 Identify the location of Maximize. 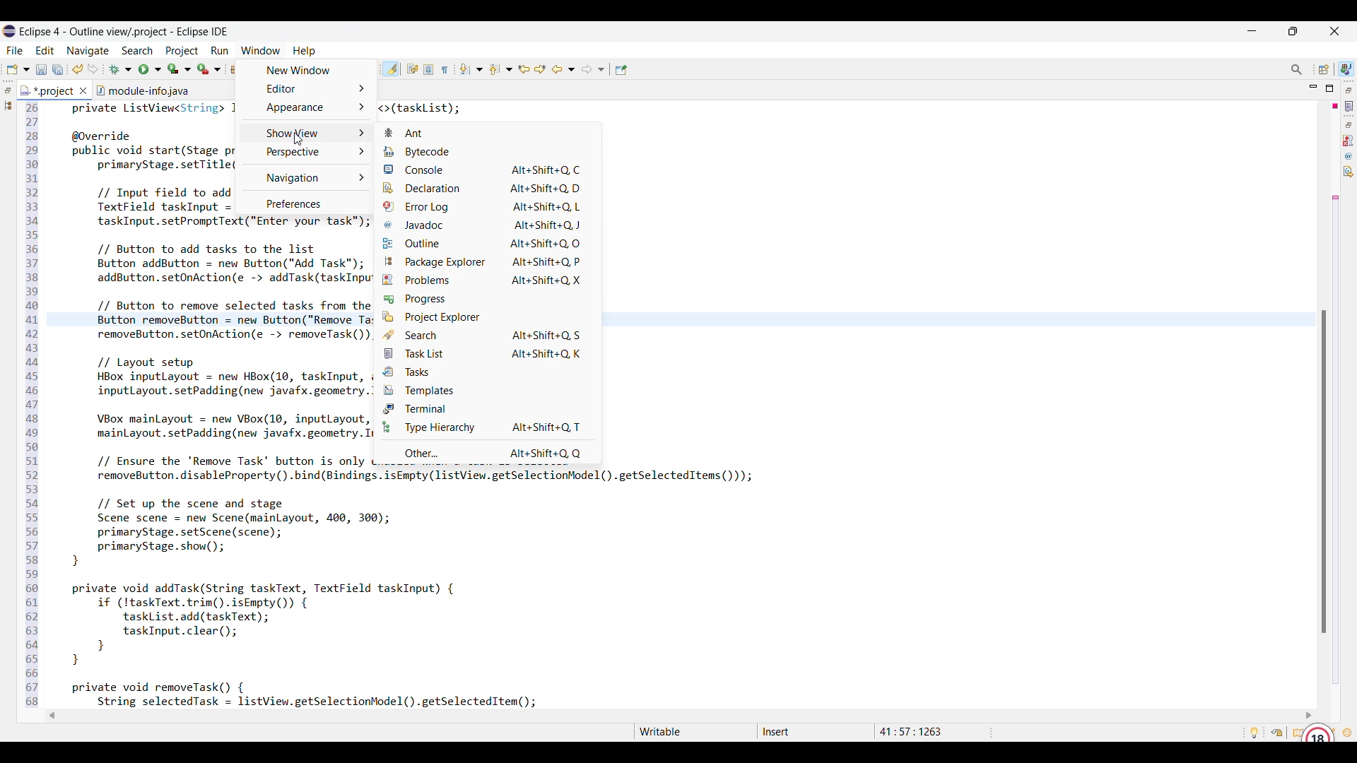
(1329, 88).